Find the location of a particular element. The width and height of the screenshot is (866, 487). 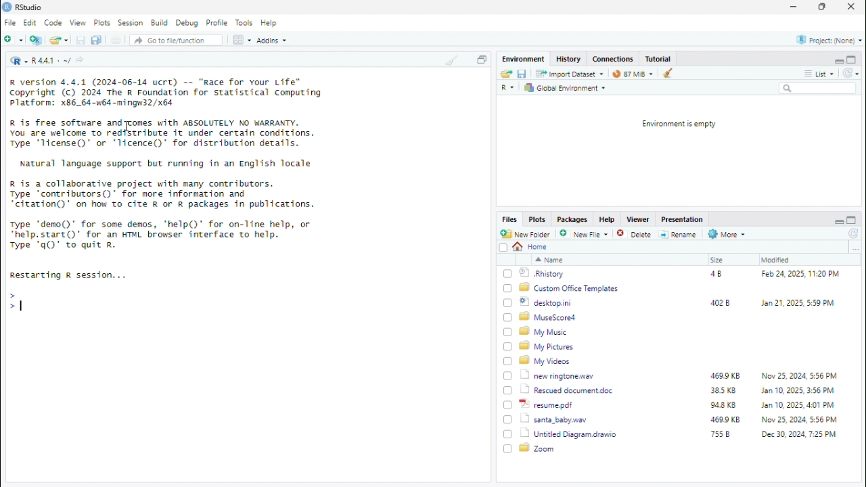

Enviornment is located at coordinates (524, 59).